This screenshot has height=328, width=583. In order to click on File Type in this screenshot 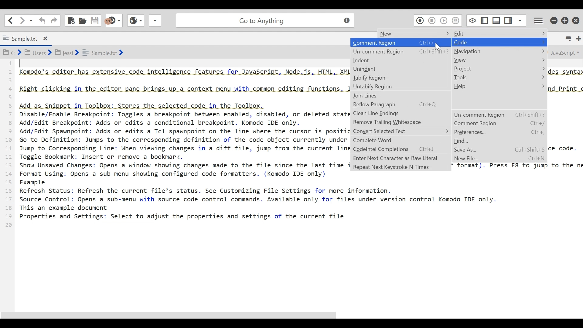, I will do `click(564, 52)`.